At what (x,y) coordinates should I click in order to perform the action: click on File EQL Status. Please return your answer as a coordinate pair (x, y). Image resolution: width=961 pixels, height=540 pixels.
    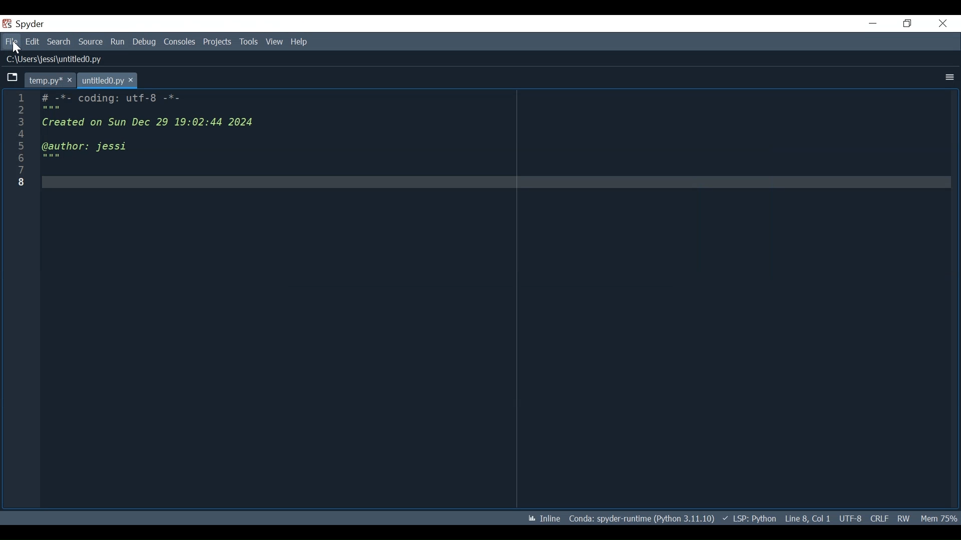
    Looking at the image, I should click on (879, 518).